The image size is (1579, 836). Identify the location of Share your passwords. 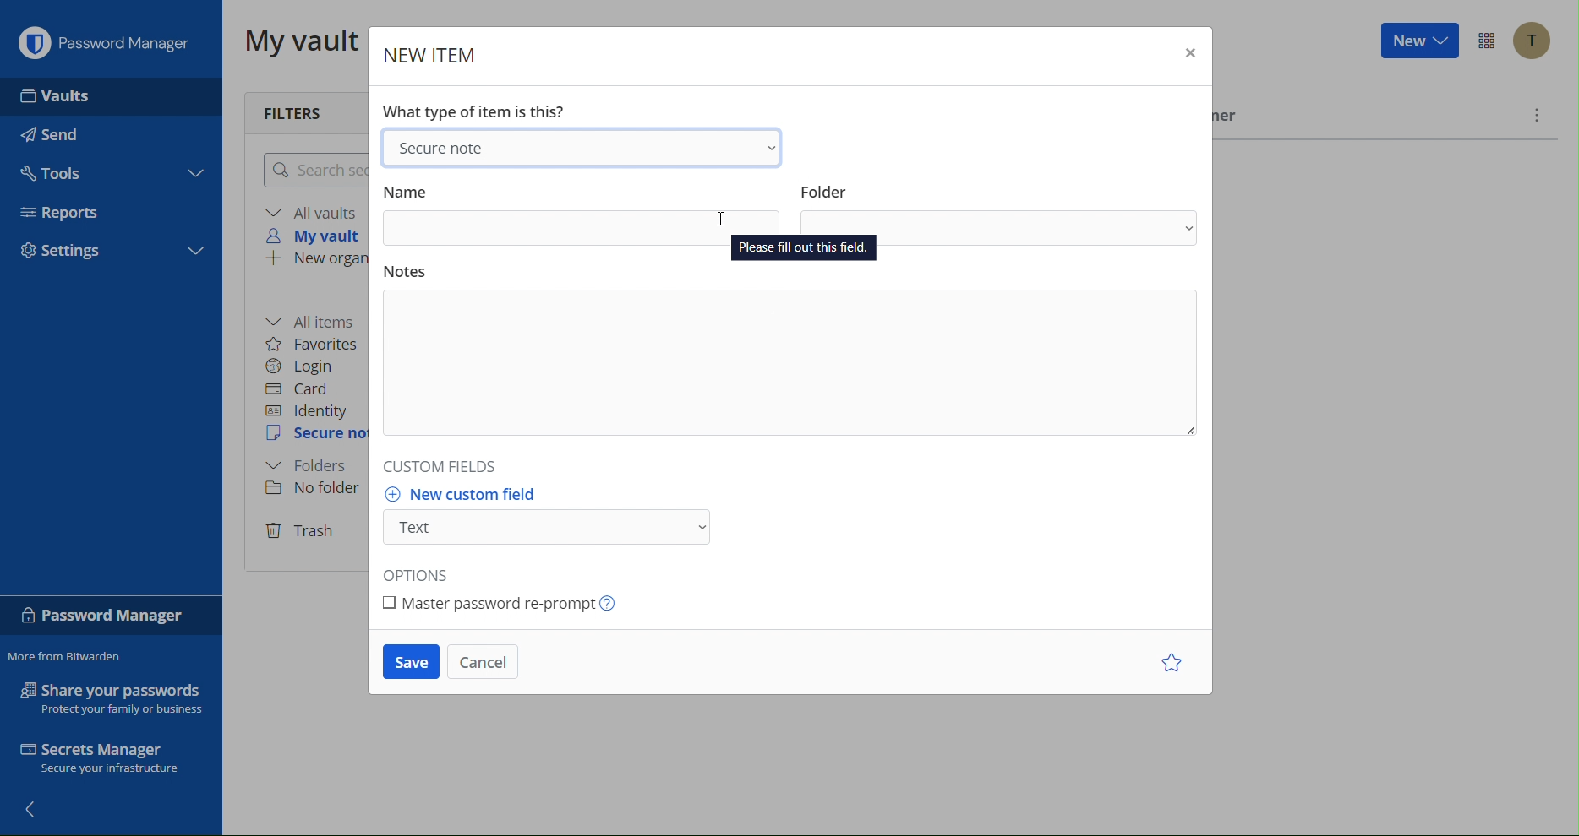
(111, 698).